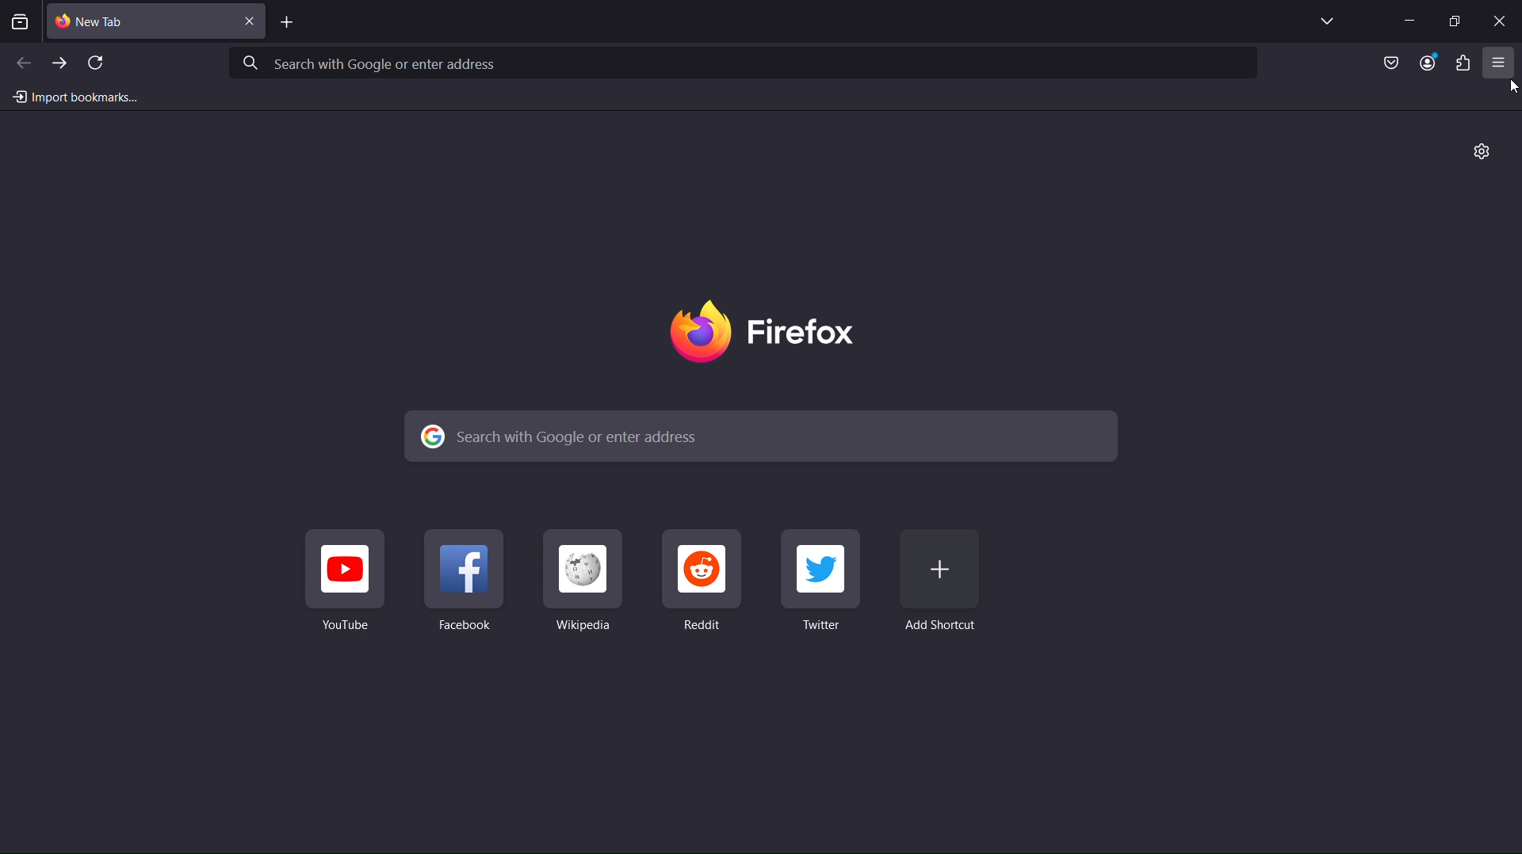 Image resolution: width=1522 pixels, height=854 pixels. What do you see at coordinates (347, 580) in the screenshot?
I see `Youtube Shortcut` at bounding box center [347, 580].